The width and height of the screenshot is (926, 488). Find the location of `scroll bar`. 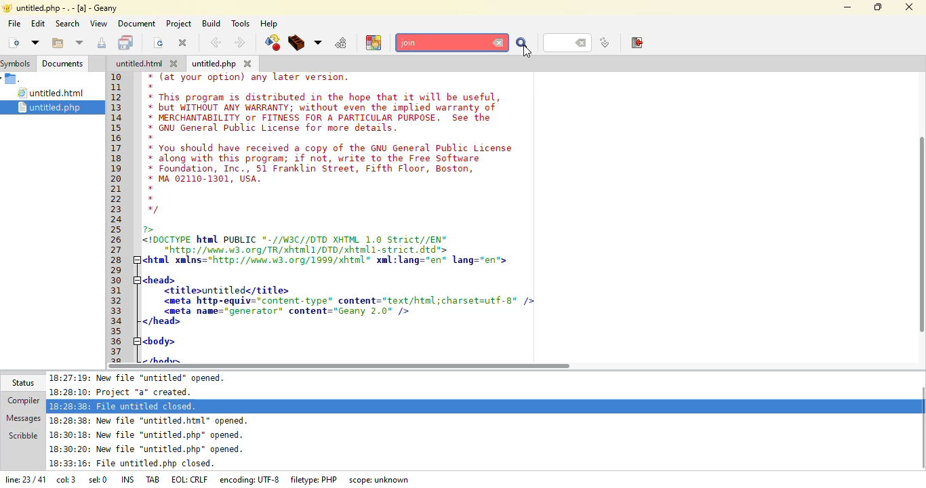

scroll bar is located at coordinates (923, 229).